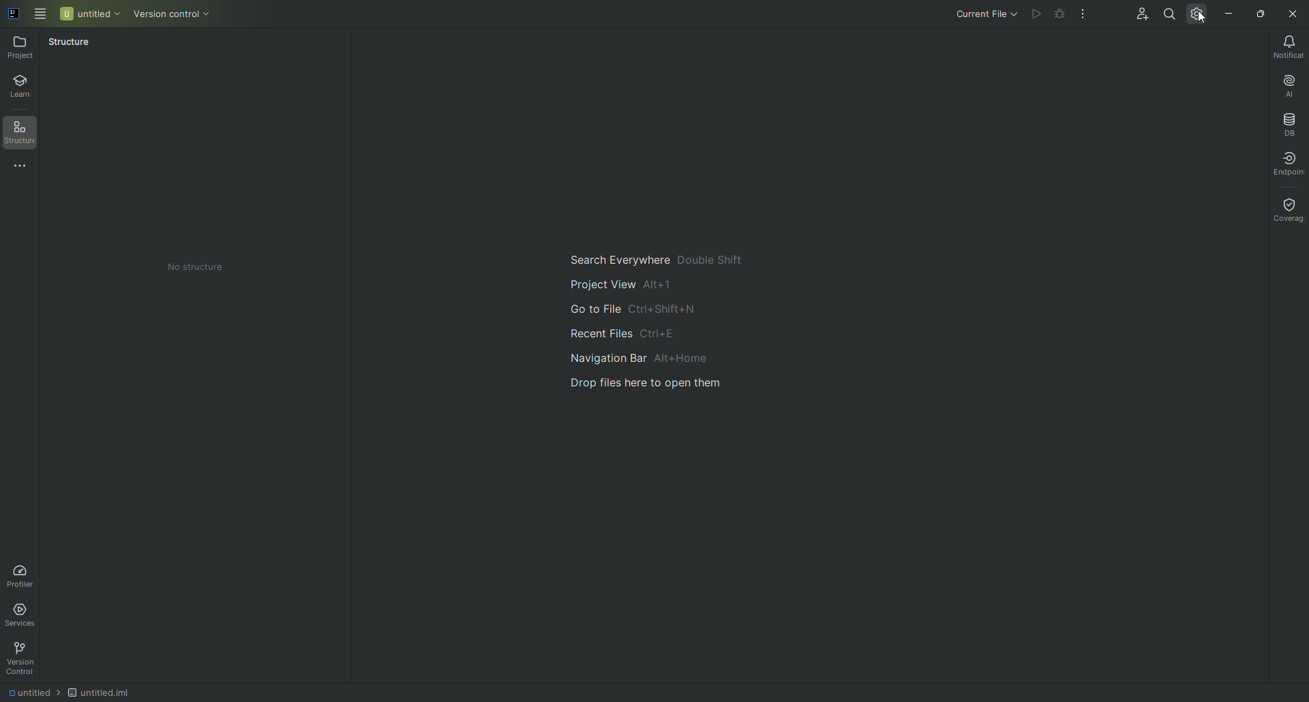 The image size is (1309, 702). I want to click on Notifications, so click(1287, 45).